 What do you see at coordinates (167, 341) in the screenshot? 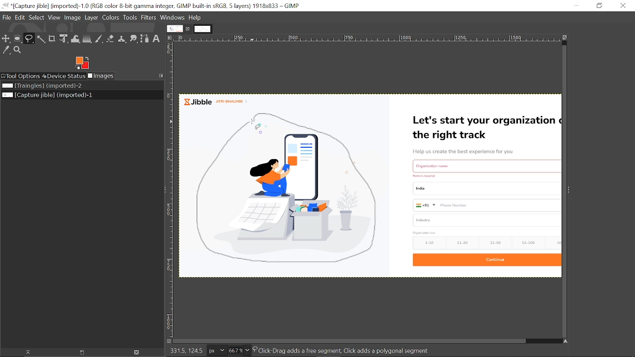
I see `Toggle quick mask on/off` at bounding box center [167, 341].